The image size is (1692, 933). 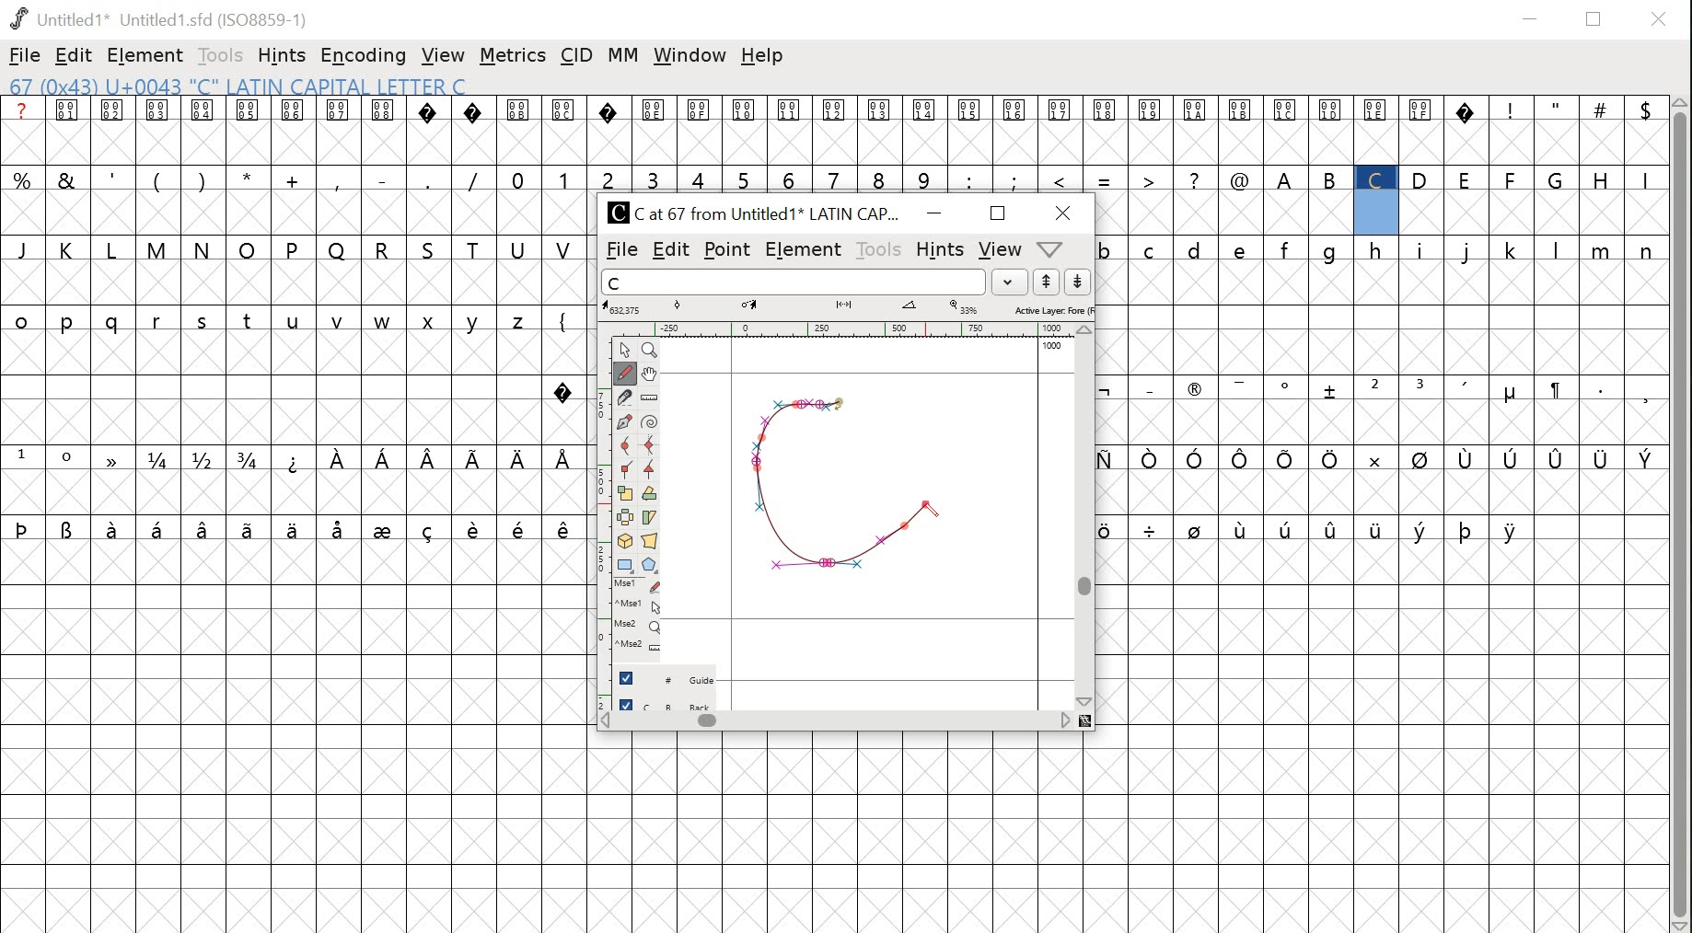 I want to click on flip, so click(x=629, y=517).